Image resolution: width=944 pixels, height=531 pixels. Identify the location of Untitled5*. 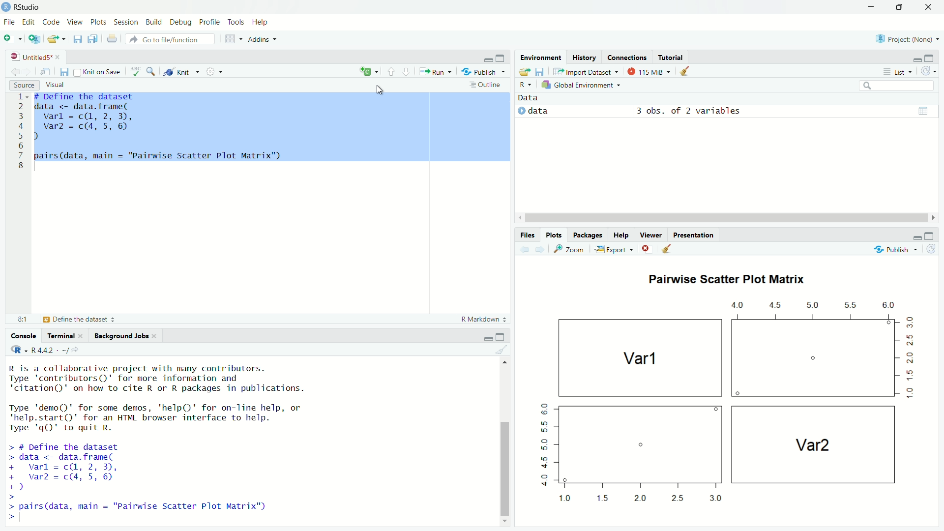
(36, 57).